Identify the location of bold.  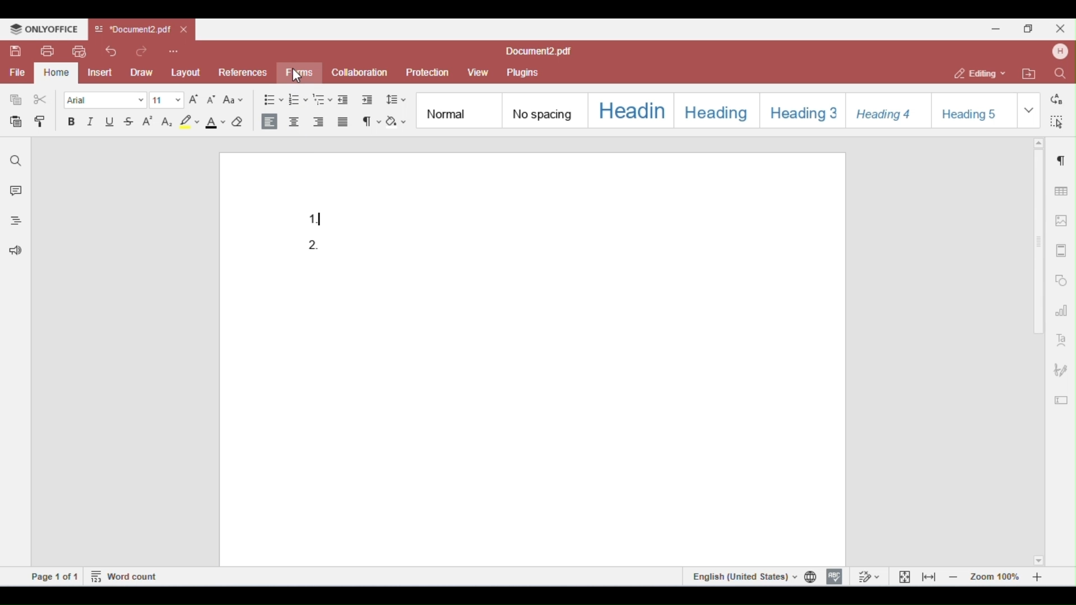
(72, 122).